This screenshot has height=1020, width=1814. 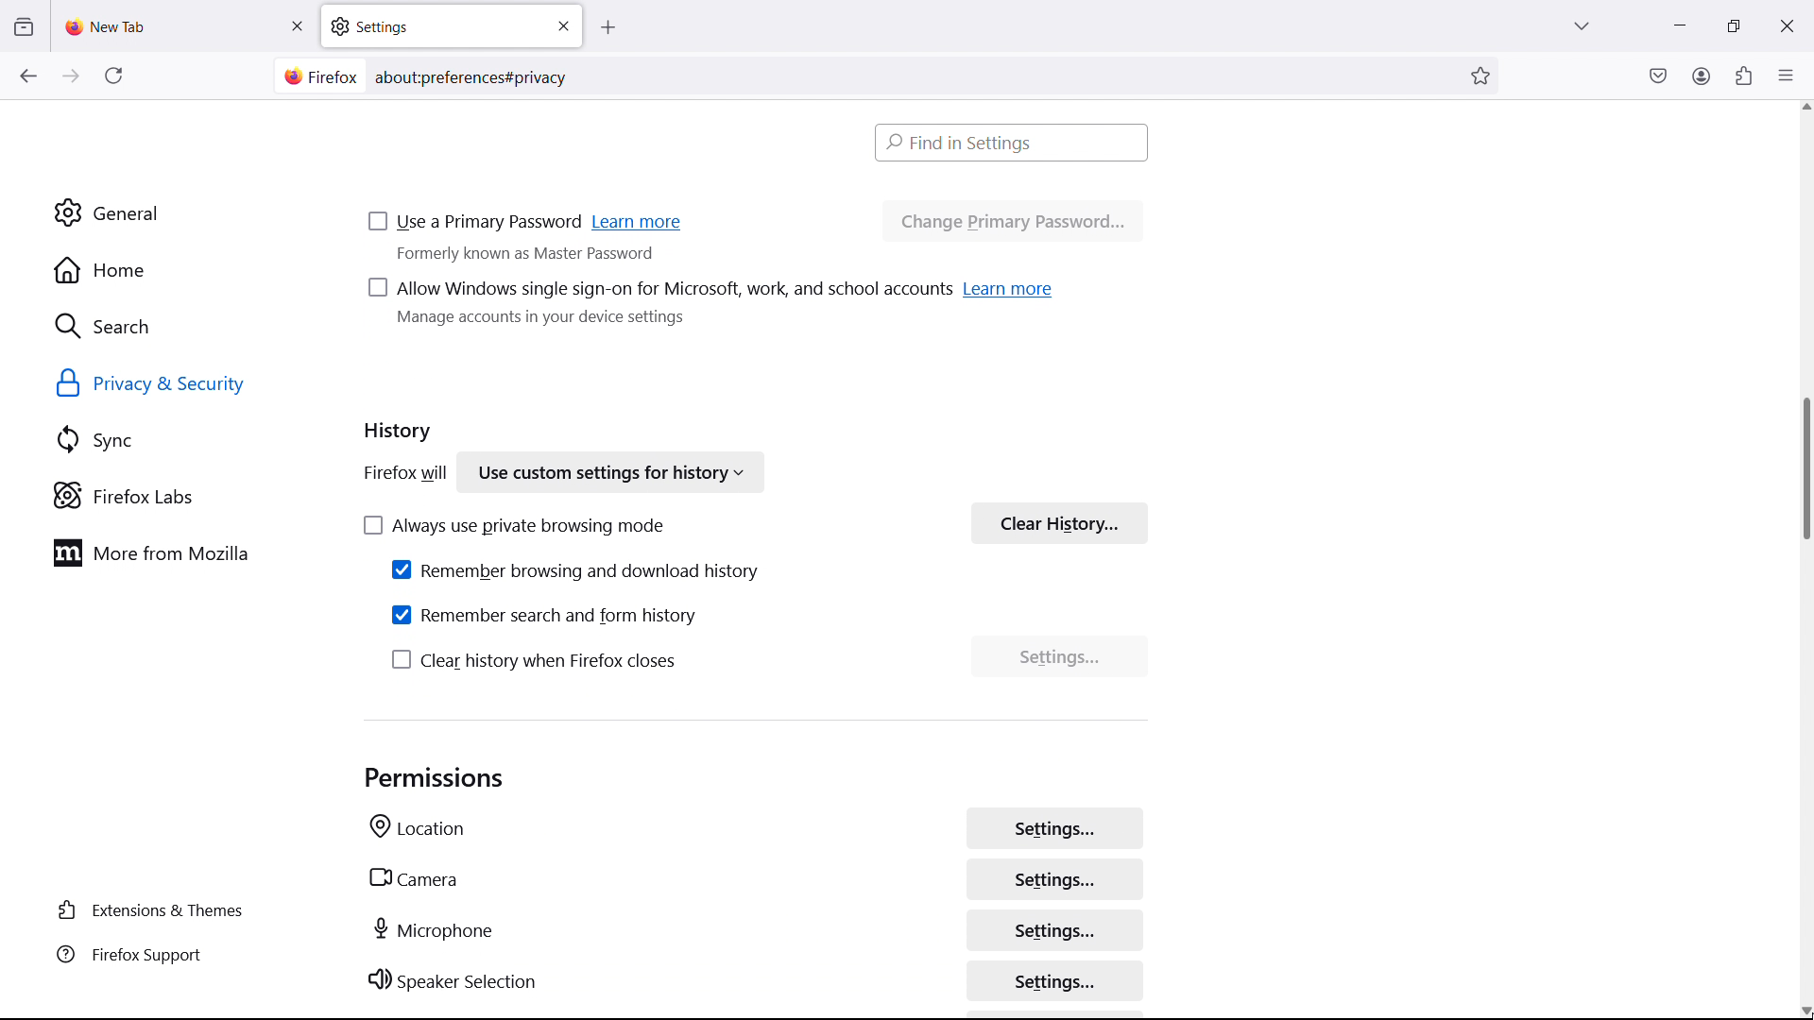 What do you see at coordinates (1482, 75) in the screenshot?
I see `bookmarks` at bounding box center [1482, 75].